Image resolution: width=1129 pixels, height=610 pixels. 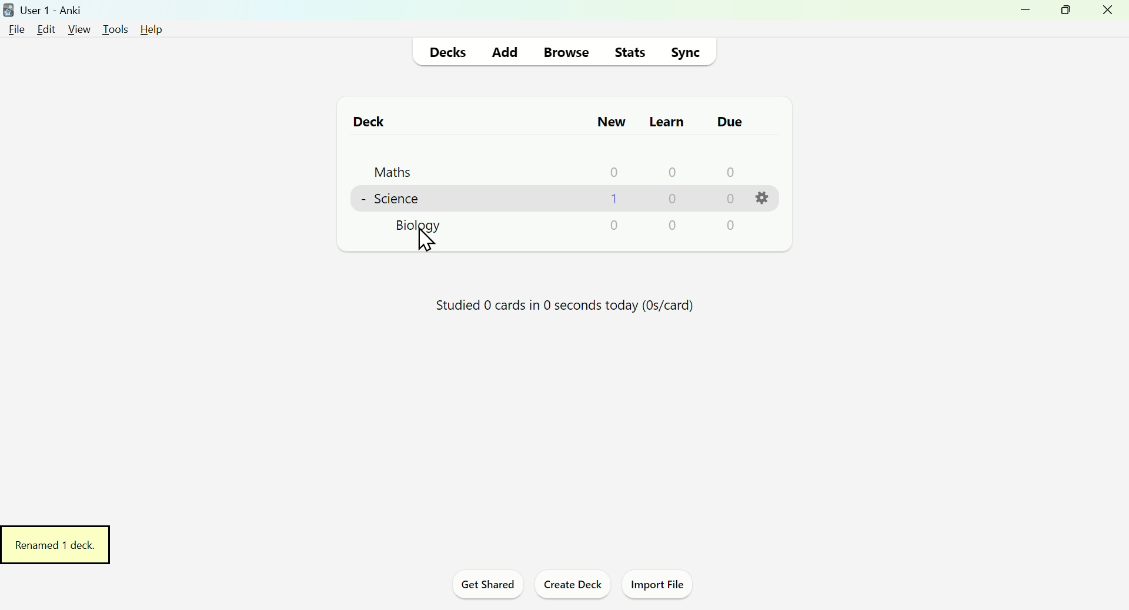 I want to click on Browse, so click(x=564, y=51).